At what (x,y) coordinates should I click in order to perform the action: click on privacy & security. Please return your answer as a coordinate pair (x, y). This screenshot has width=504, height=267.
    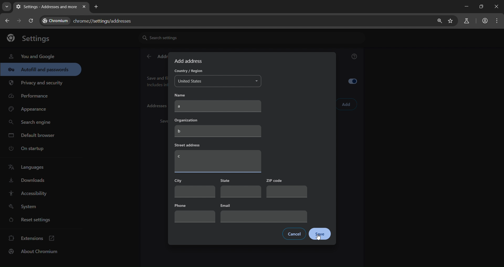
    Looking at the image, I should click on (36, 84).